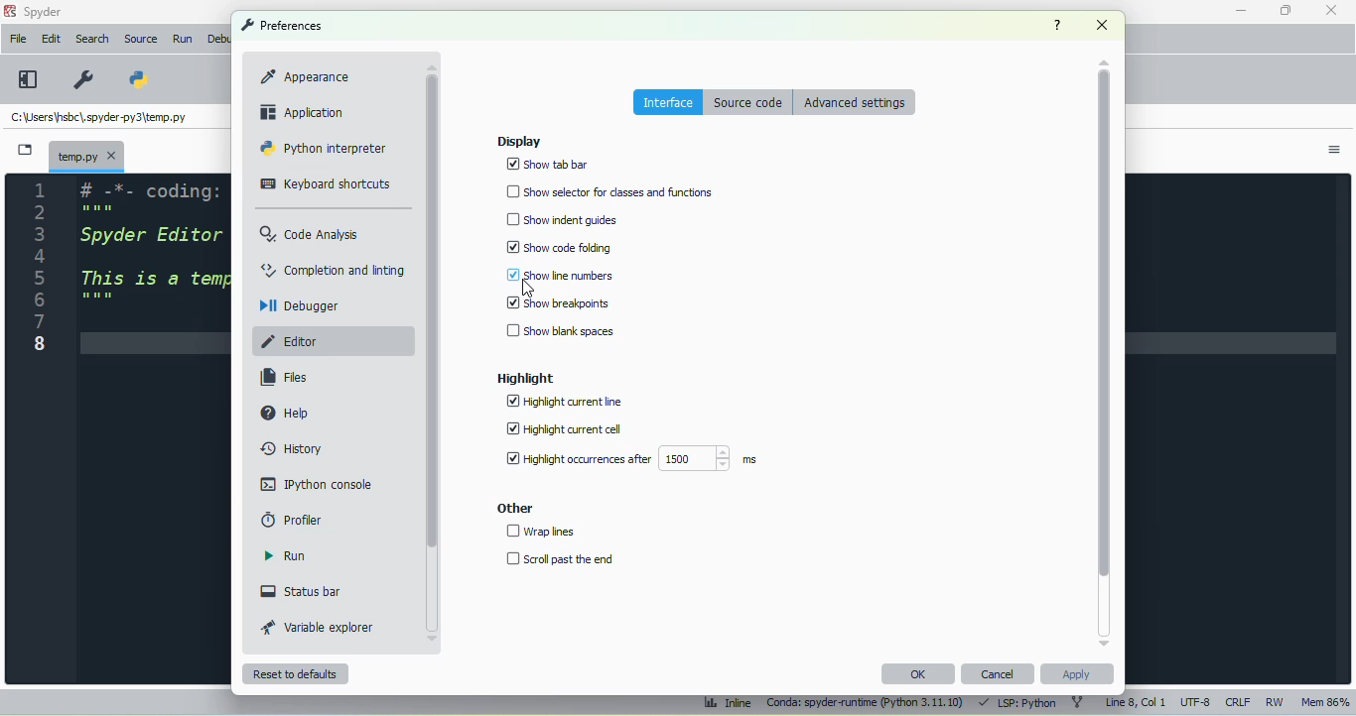  I want to click on profiler, so click(293, 518).